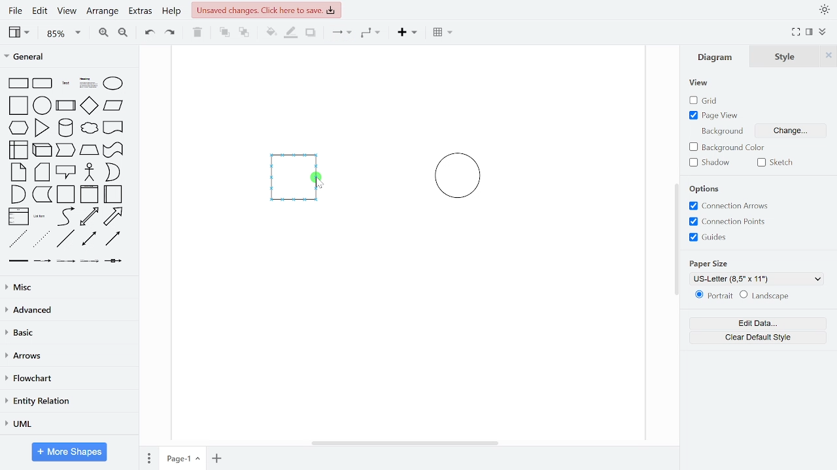  What do you see at coordinates (18, 261) in the screenshot?
I see `link` at bounding box center [18, 261].